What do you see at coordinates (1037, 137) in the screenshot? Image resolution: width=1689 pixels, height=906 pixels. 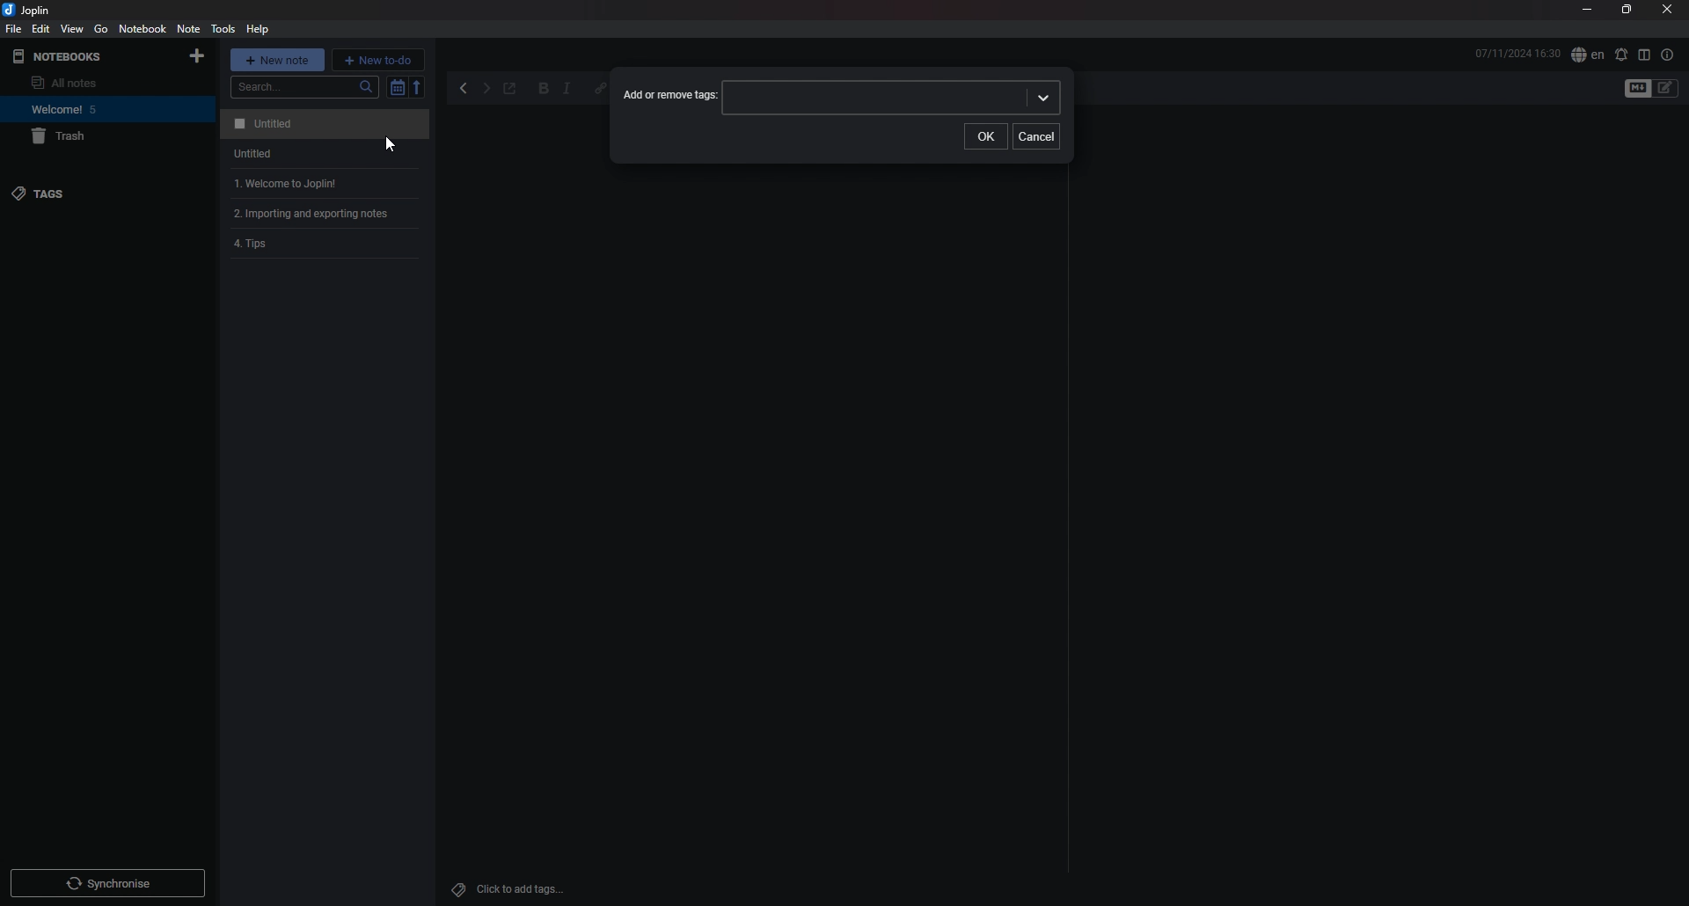 I see `cancel` at bounding box center [1037, 137].